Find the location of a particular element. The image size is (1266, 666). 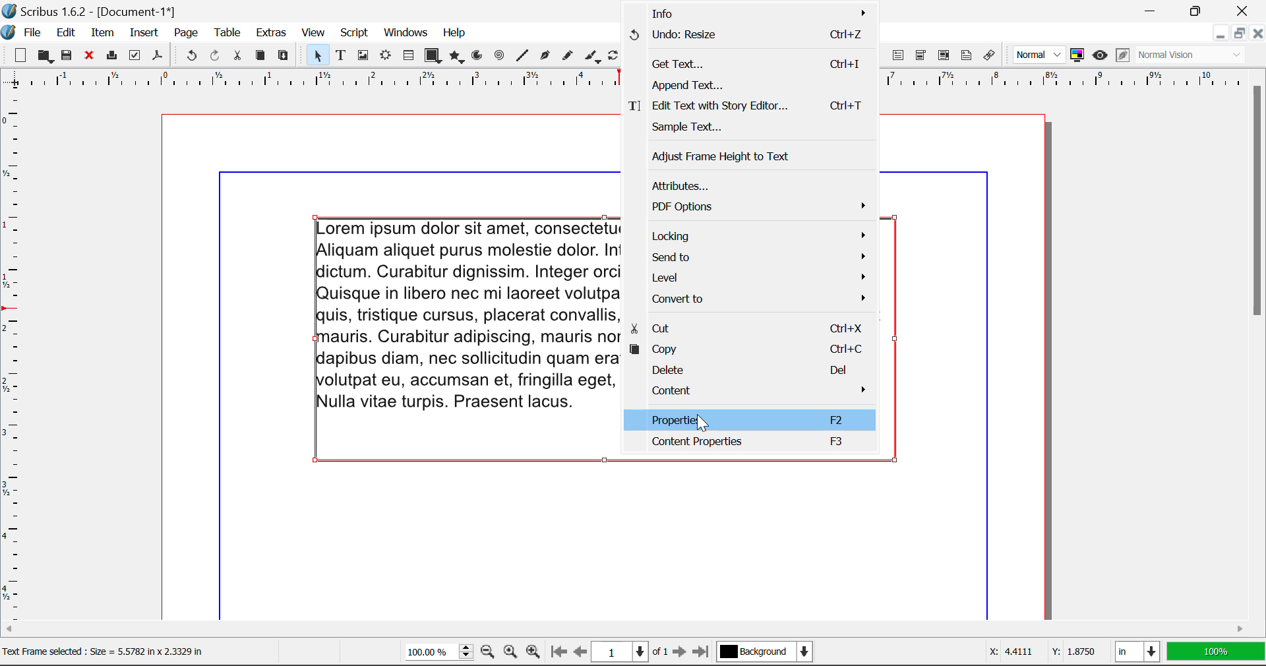

Edit Text with Story Editor is located at coordinates (749, 107).